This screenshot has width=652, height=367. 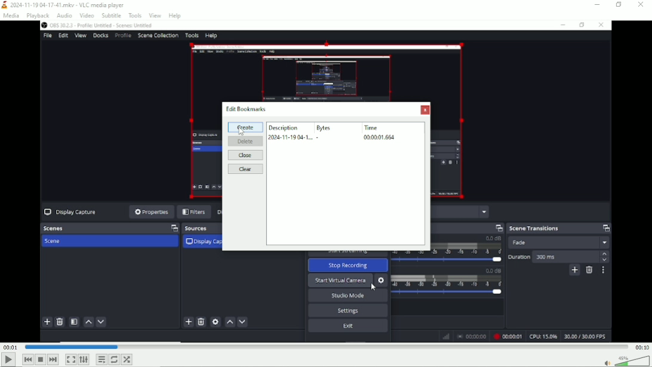 What do you see at coordinates (245, 155) in the screenshot?
I see `Close` at bounding box center [245, 155].